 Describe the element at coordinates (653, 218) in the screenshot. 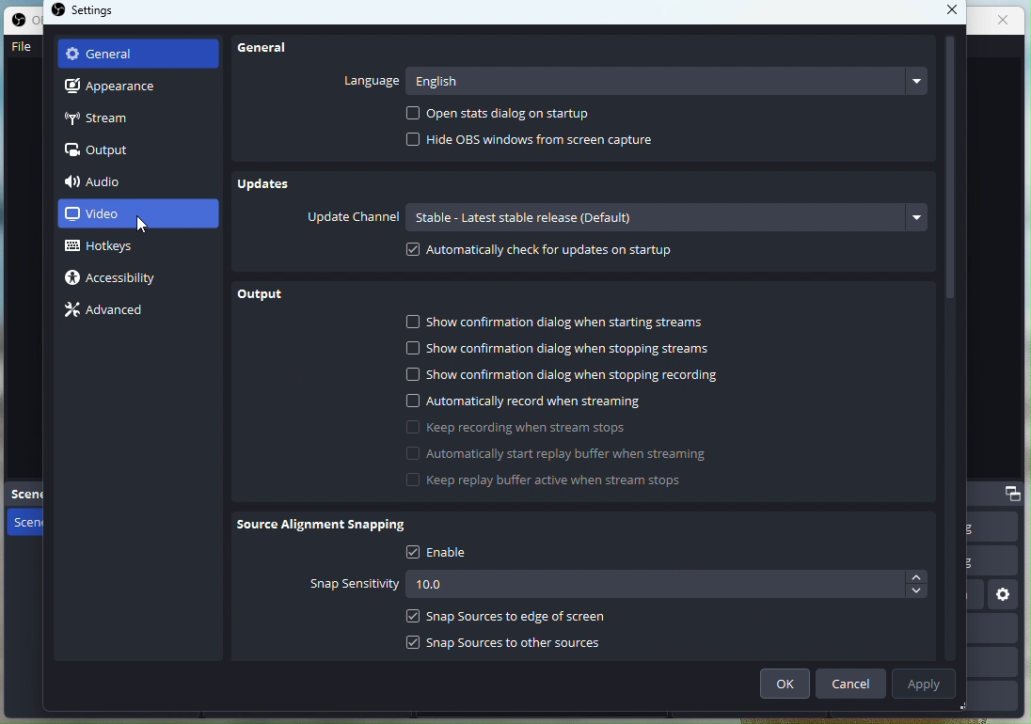

I see `Stable - Latest stable release (default)` at that location.